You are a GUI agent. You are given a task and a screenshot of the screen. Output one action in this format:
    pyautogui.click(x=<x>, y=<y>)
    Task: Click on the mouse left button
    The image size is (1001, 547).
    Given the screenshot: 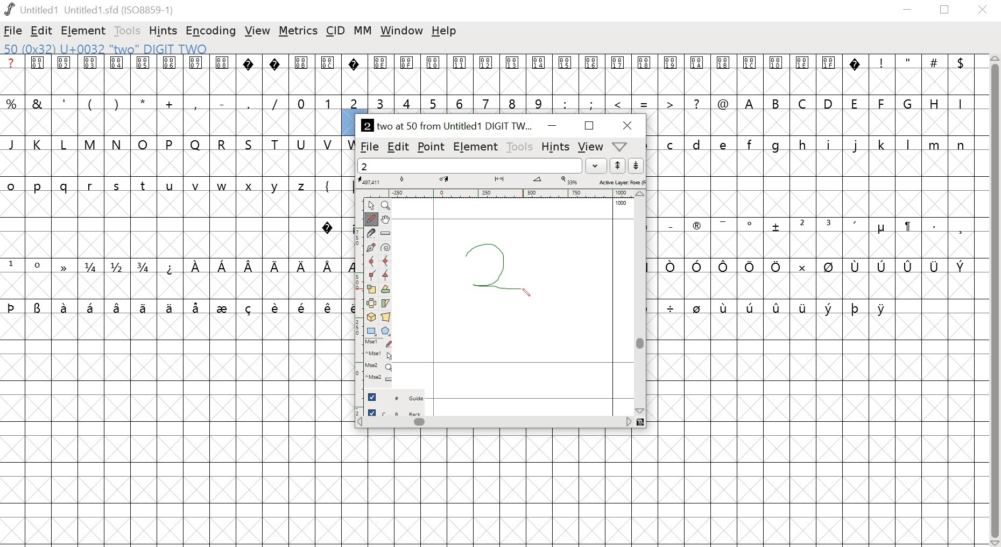 What is the action you would take?
    pyautogui.click(x=381, y=344)
    